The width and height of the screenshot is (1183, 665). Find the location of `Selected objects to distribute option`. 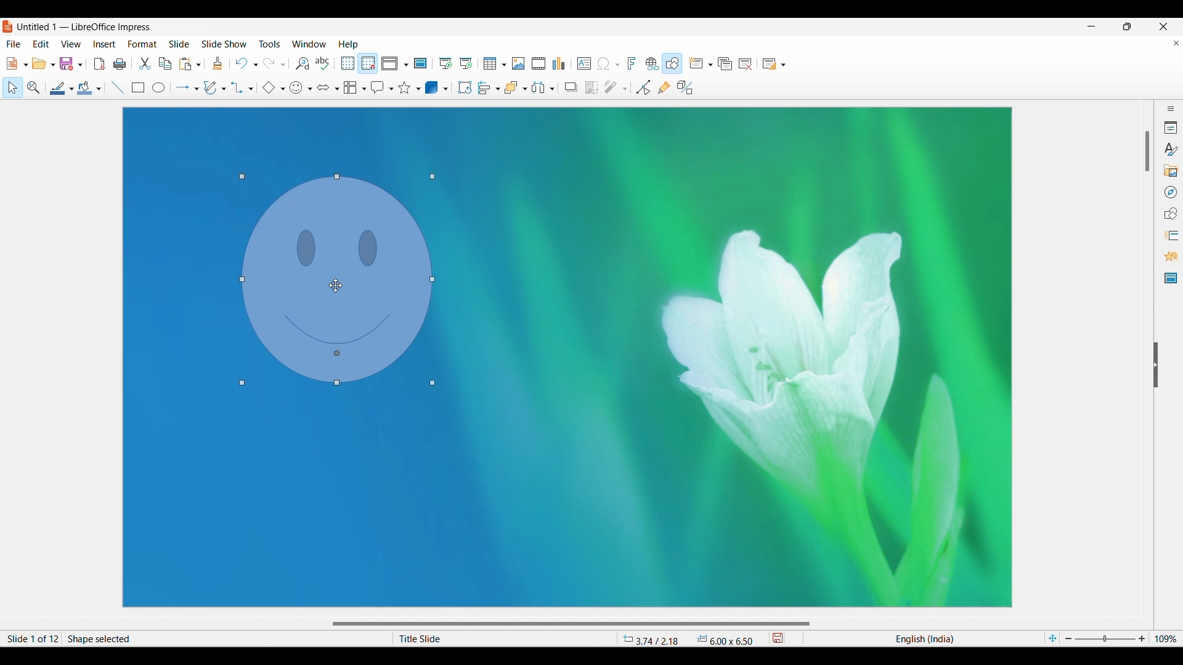

Selected objects to distribute option is located at coordinates (539, 87).